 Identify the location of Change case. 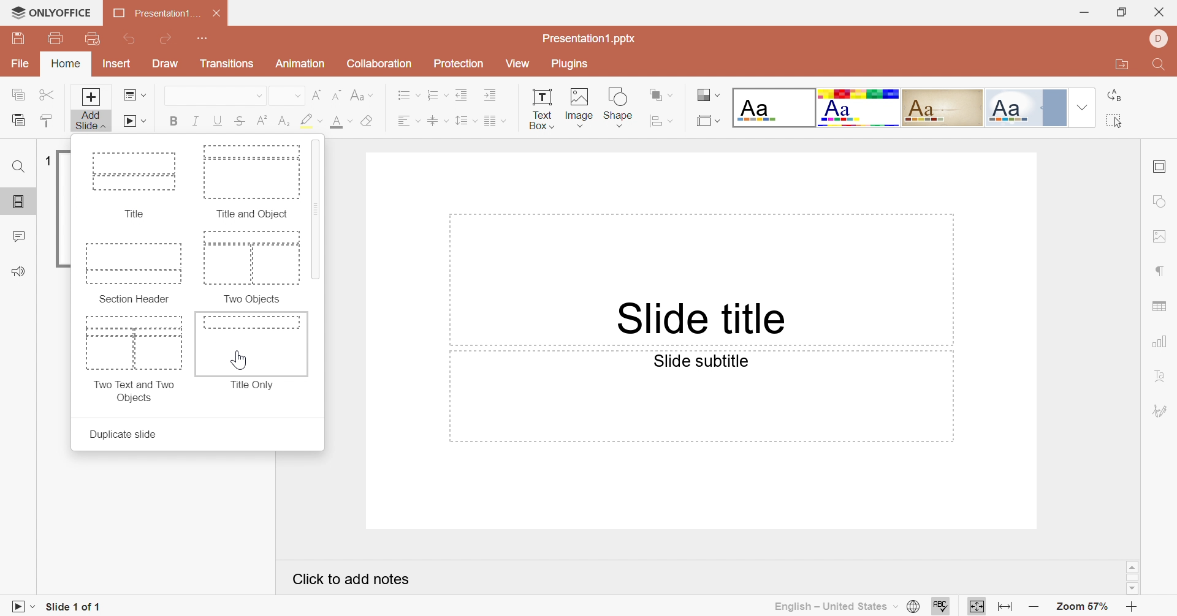
(359, 93).